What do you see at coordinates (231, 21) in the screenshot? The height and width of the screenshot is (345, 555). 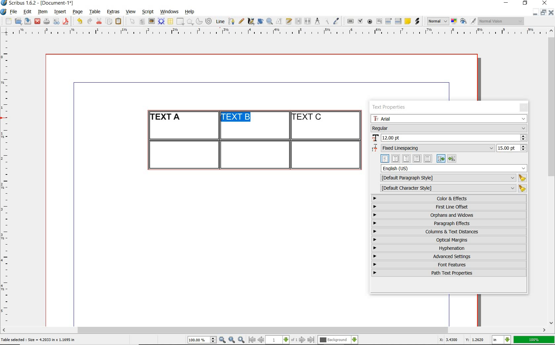 I see `Bezier curve` at bounding box center [231, 21].